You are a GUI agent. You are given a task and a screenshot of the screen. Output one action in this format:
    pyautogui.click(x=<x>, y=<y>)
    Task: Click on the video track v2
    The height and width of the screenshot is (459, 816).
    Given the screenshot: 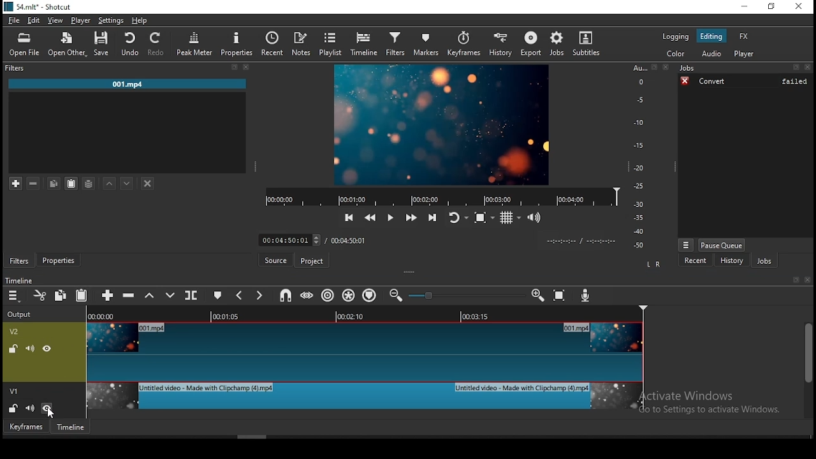 What is the action you would take?
    pyautogui.click(x=365, y=351)
    